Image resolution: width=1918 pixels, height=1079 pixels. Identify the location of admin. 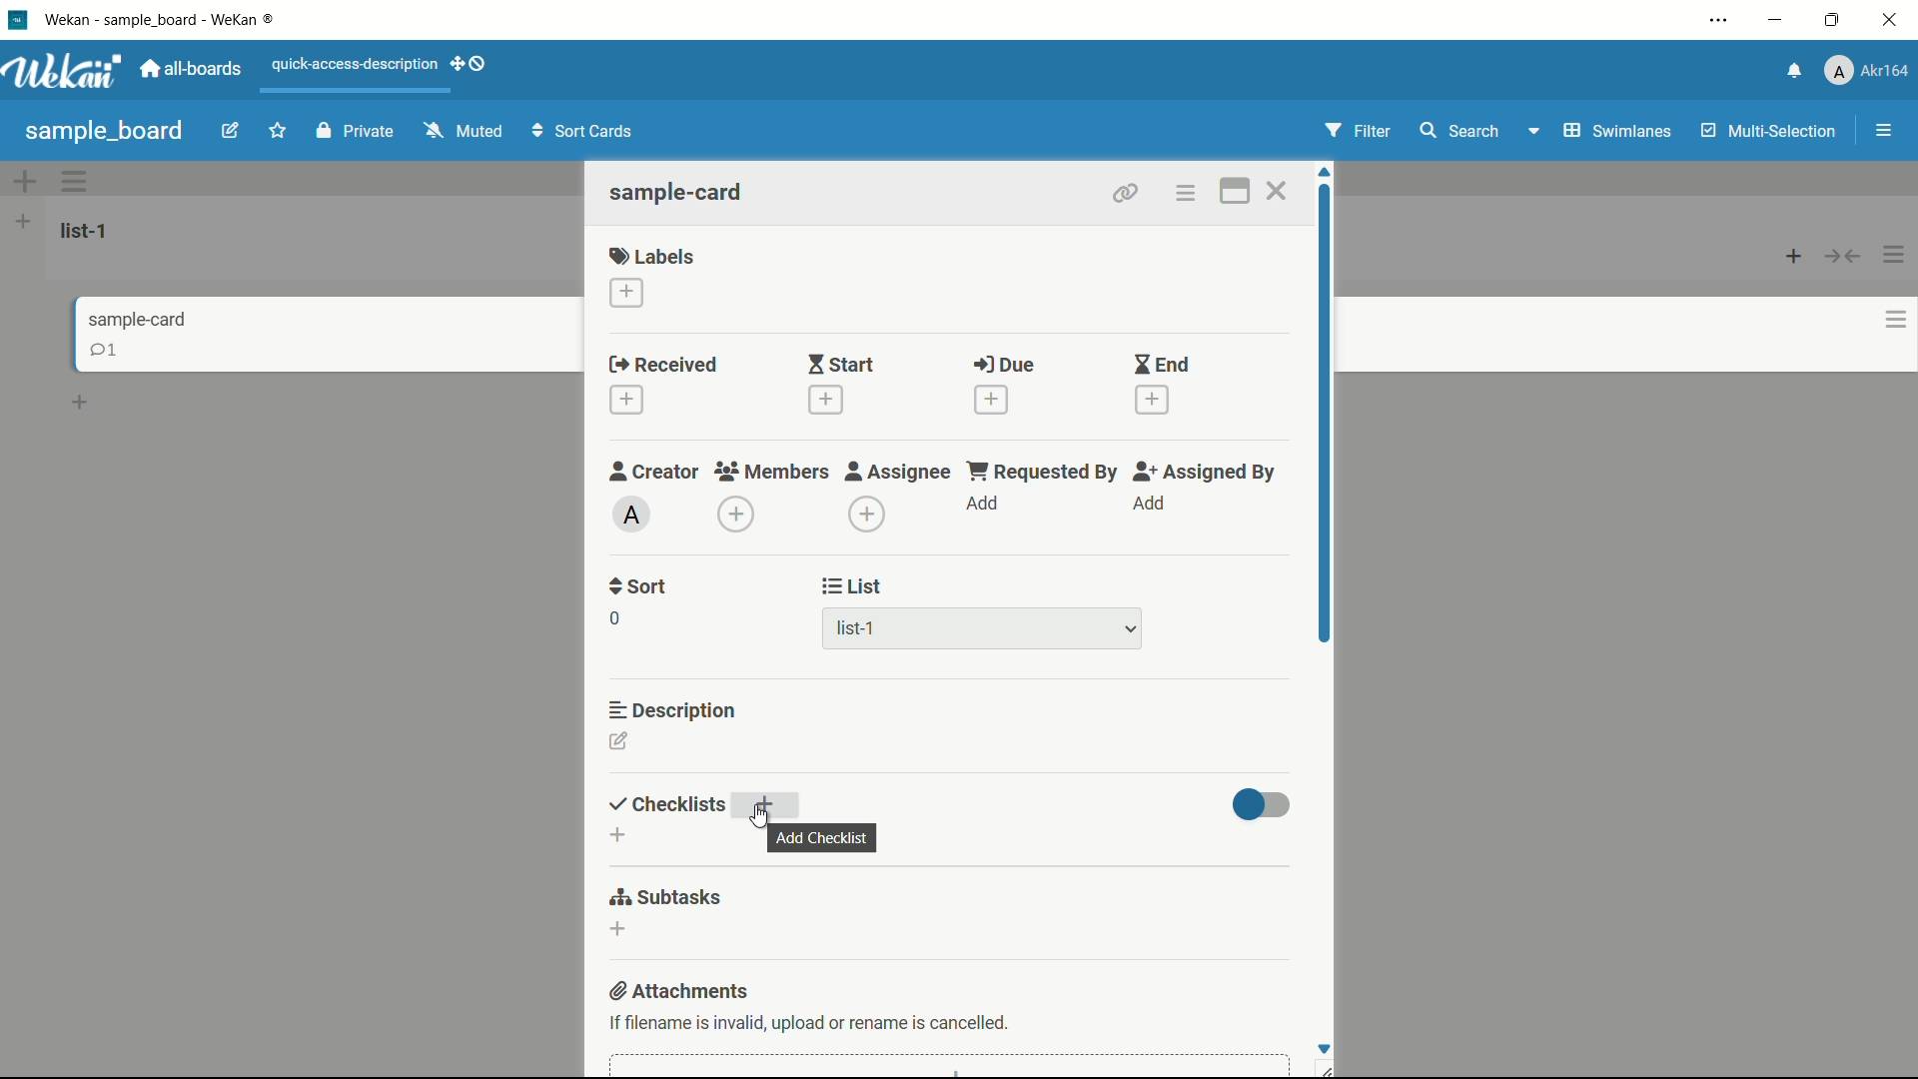
(631, 515).